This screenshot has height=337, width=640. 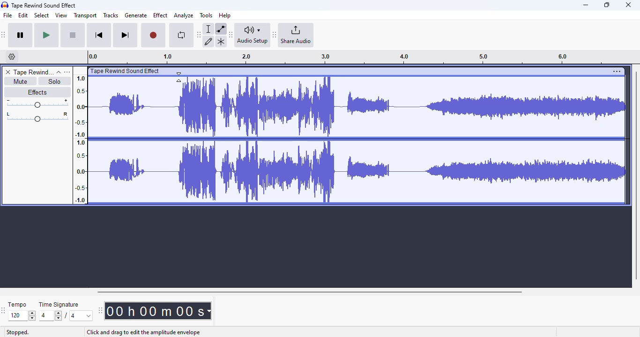 What do you see at coordinates (37, 92) in the screenshot?
I see `effects` at bounding box center [37, 92].